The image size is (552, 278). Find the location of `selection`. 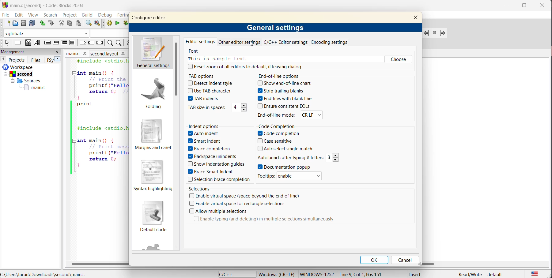

selection is located at coordinates (37, 43).